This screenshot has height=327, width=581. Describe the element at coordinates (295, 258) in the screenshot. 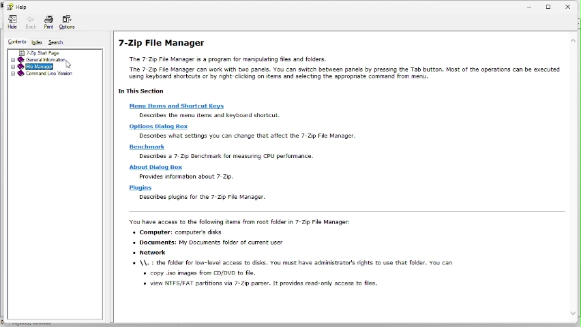

I see `You have access to the folowing items fom root folder in 7-2p File Manager:

+ Computer: compurers asks

« Documents: My Documents folder of cure user

« Watwork

+ \\. th flr fo oral acca te Sek. You mt hve SSRIS FAS us Tha for Yo C30
+ copy iso mages fom CO/OVD 1 fe.
+ View NIFSIFAT partitions wa 7-Zip parser t provides reson access to fe.` at that location.